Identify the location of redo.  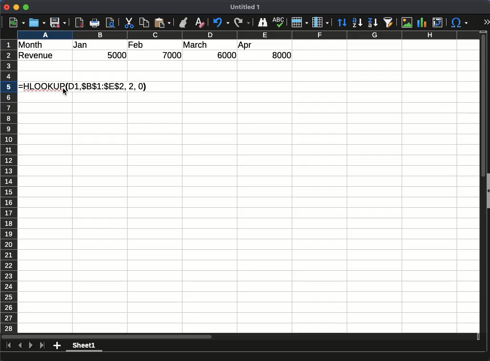
(242, 22).